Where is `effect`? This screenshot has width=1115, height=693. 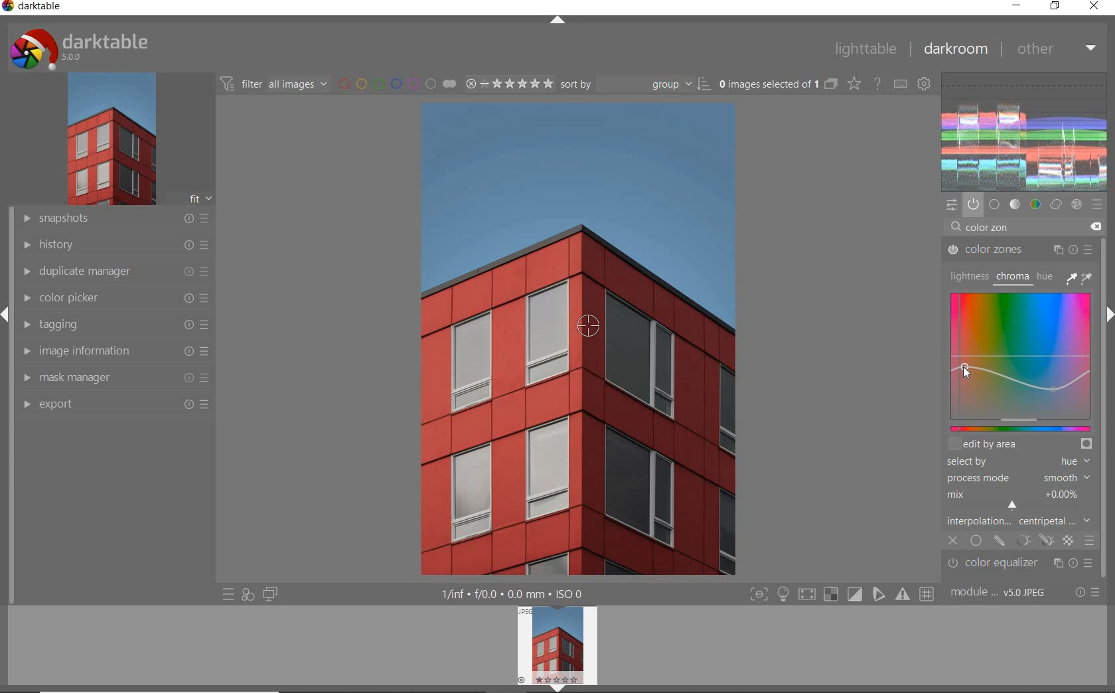
effect is located at coordinates (1078, 204).